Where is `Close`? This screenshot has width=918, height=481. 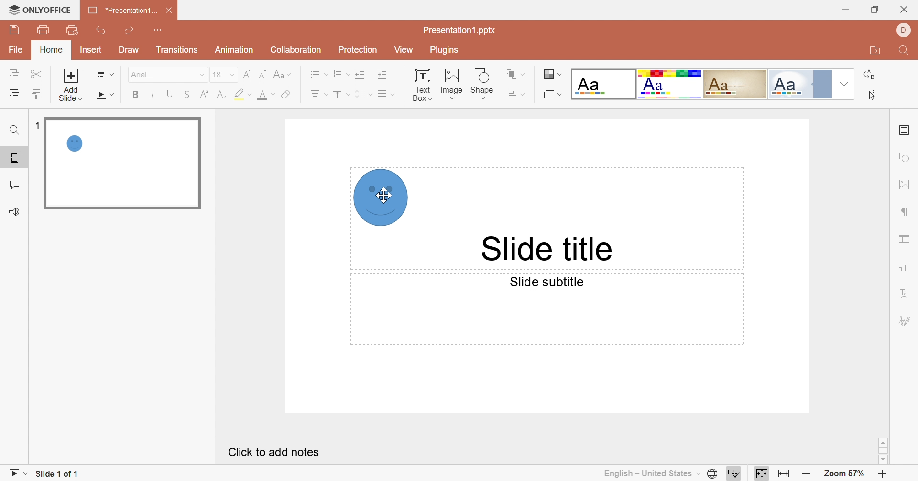
Close is located at coordinates (905, 9).